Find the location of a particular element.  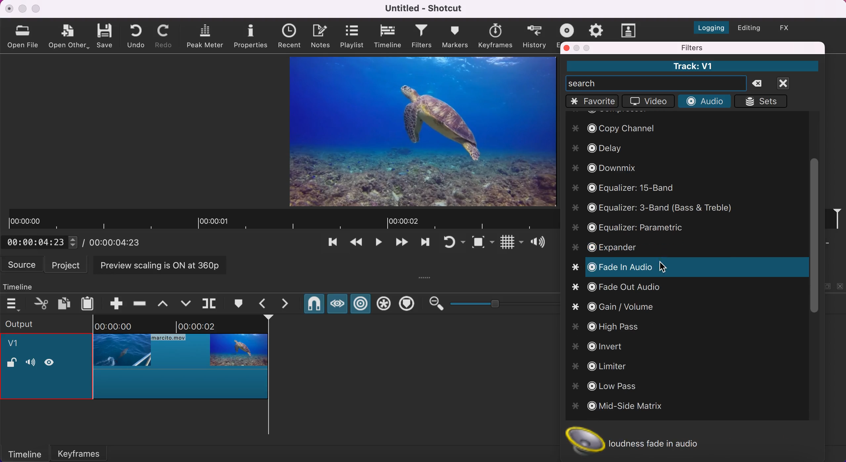

invert is located at coordinates (607, 348).